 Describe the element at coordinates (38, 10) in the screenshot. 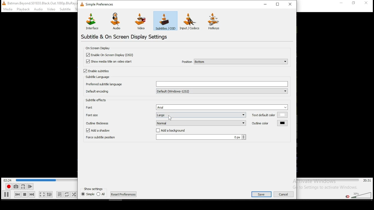

I see `audio` at that location.